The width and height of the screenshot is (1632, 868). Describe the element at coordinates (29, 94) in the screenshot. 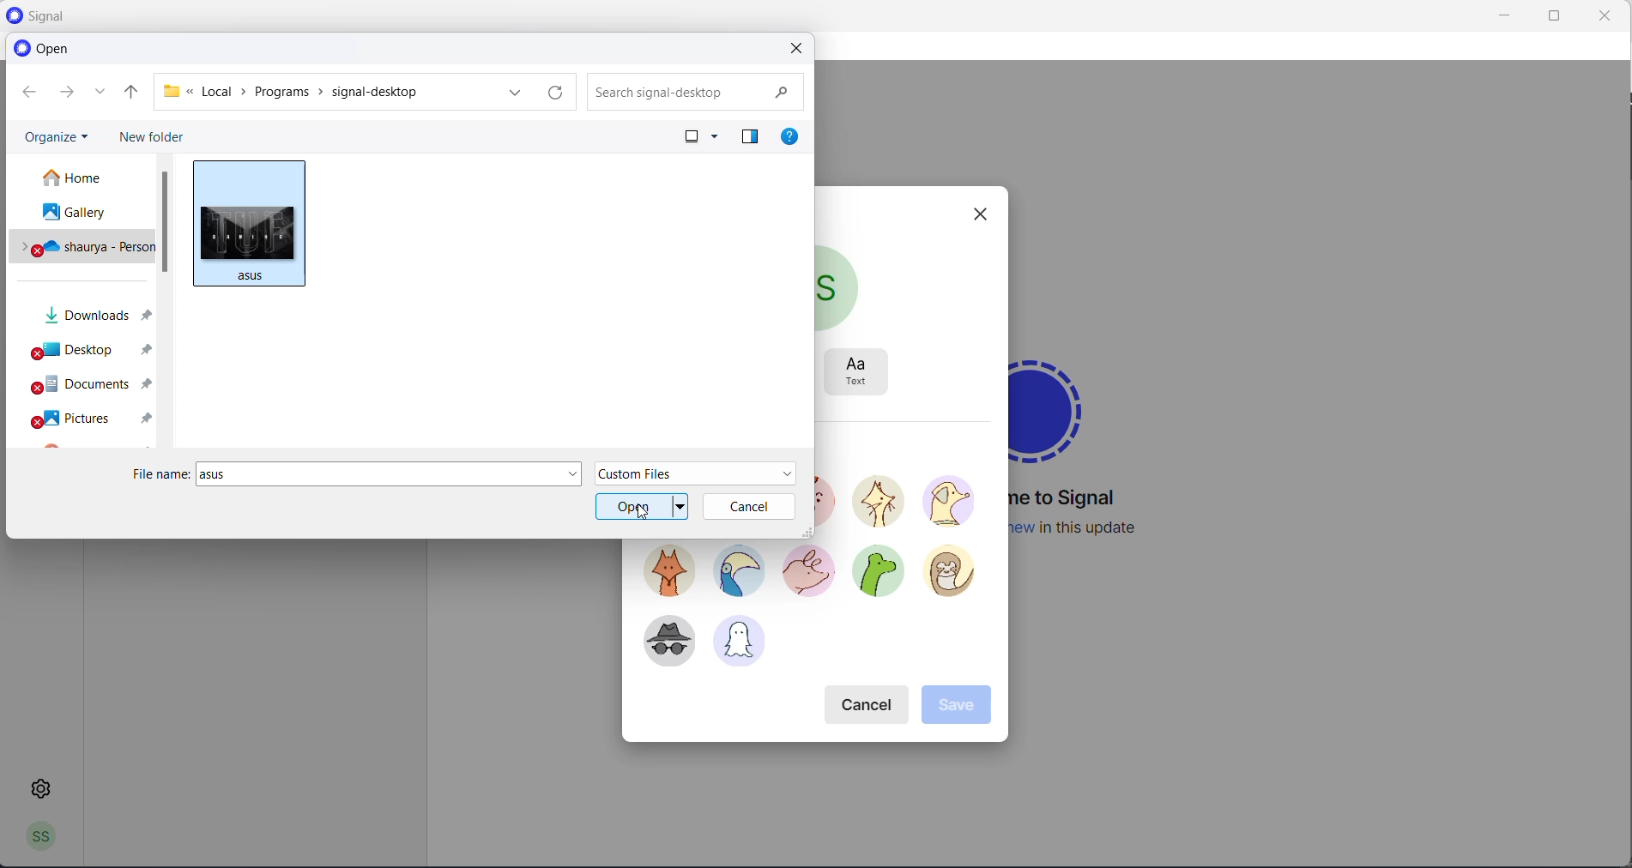

I see `go back` at that location.